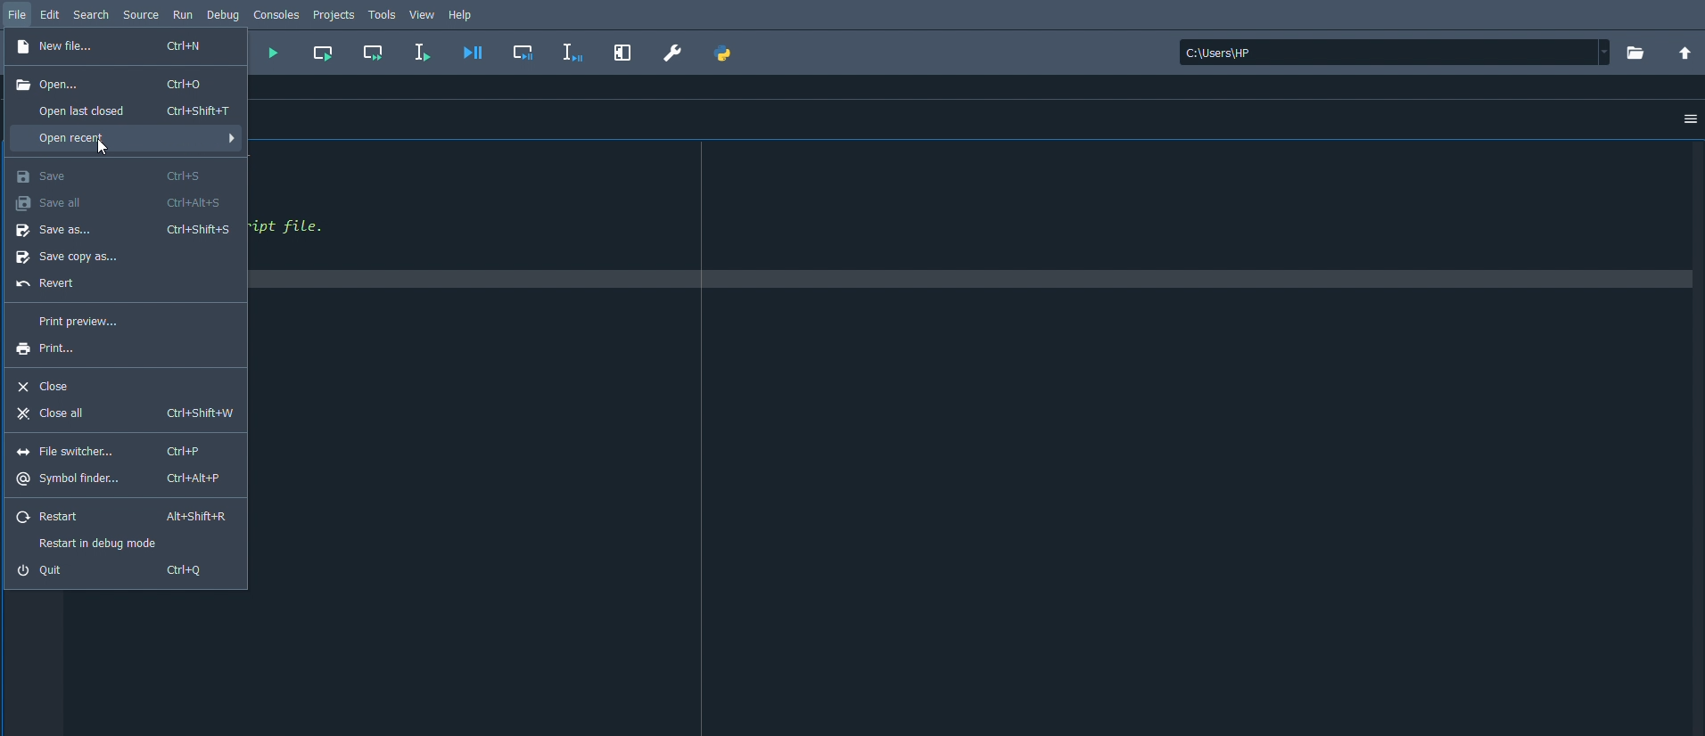  Describe the element at coordinates (383, 13) in the screenshot. I see `Tools` at that location.